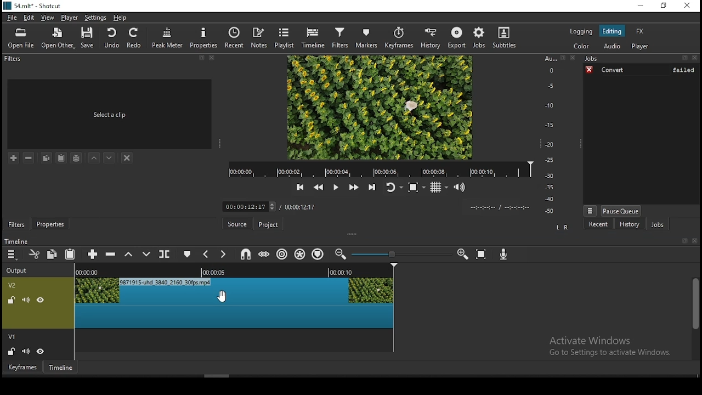 Image resolution: width=702 pixels, height=395 pixels. I want to click on timeline, so click(314, 38).